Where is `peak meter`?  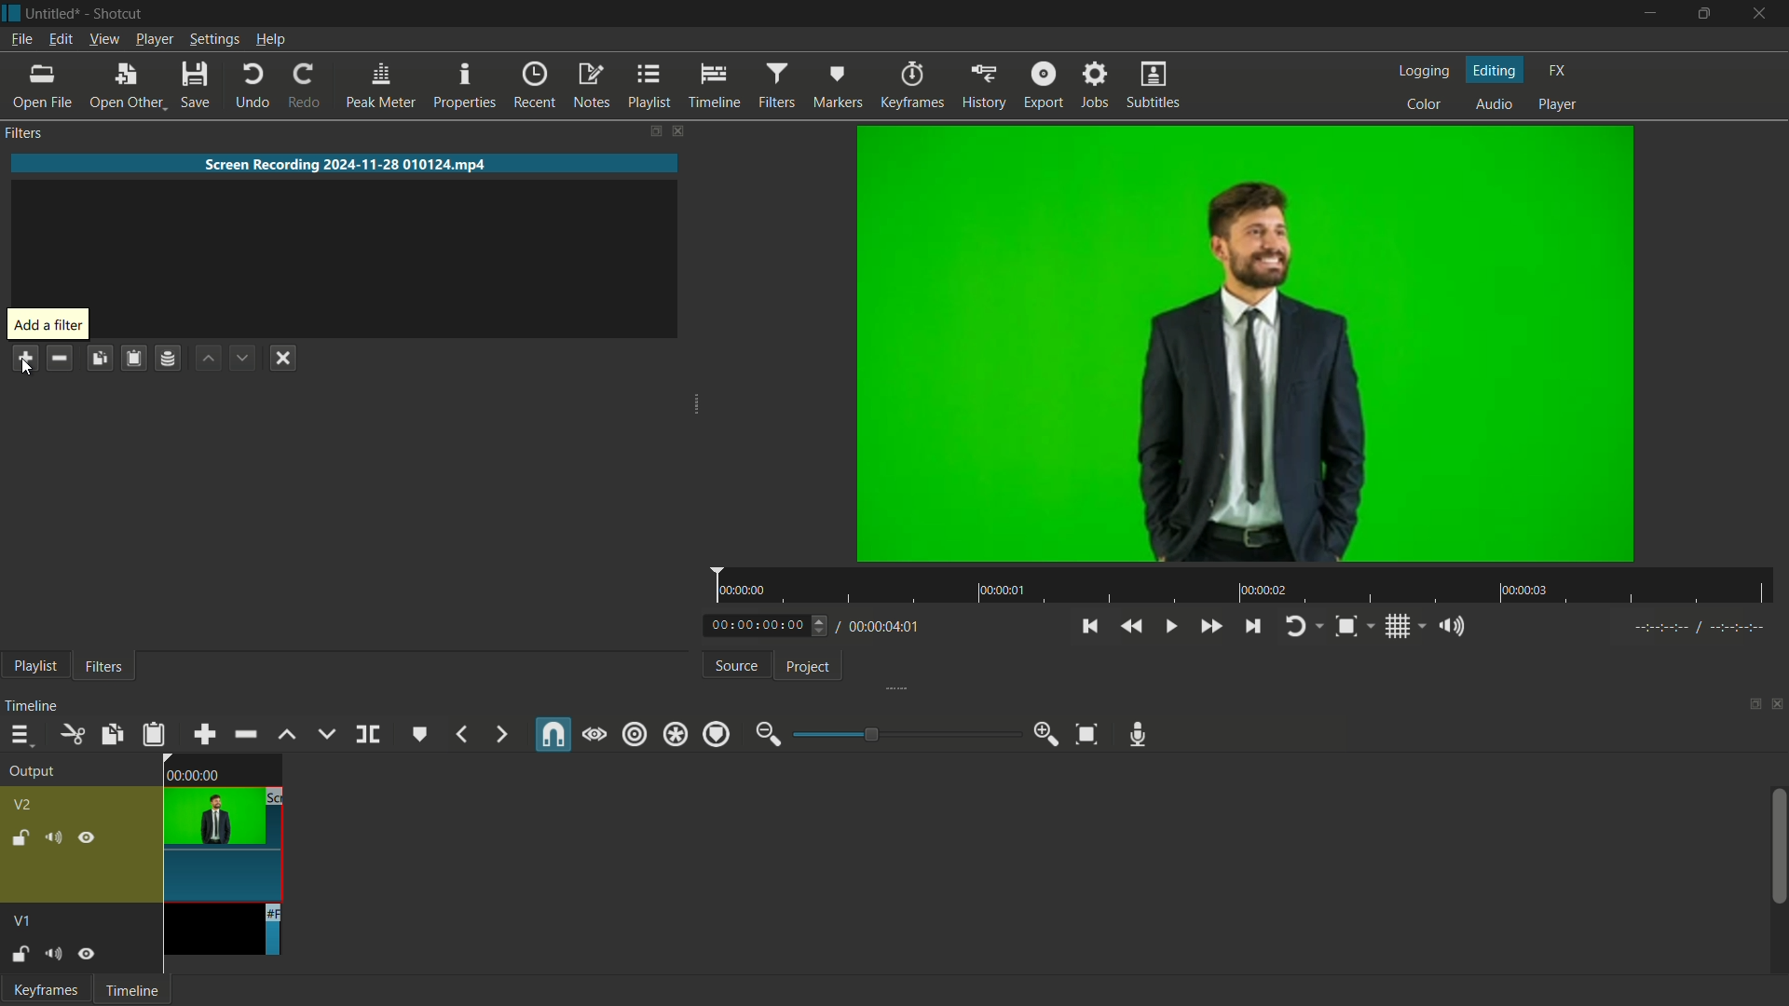
peak meter is located at coordinates (379, 85).